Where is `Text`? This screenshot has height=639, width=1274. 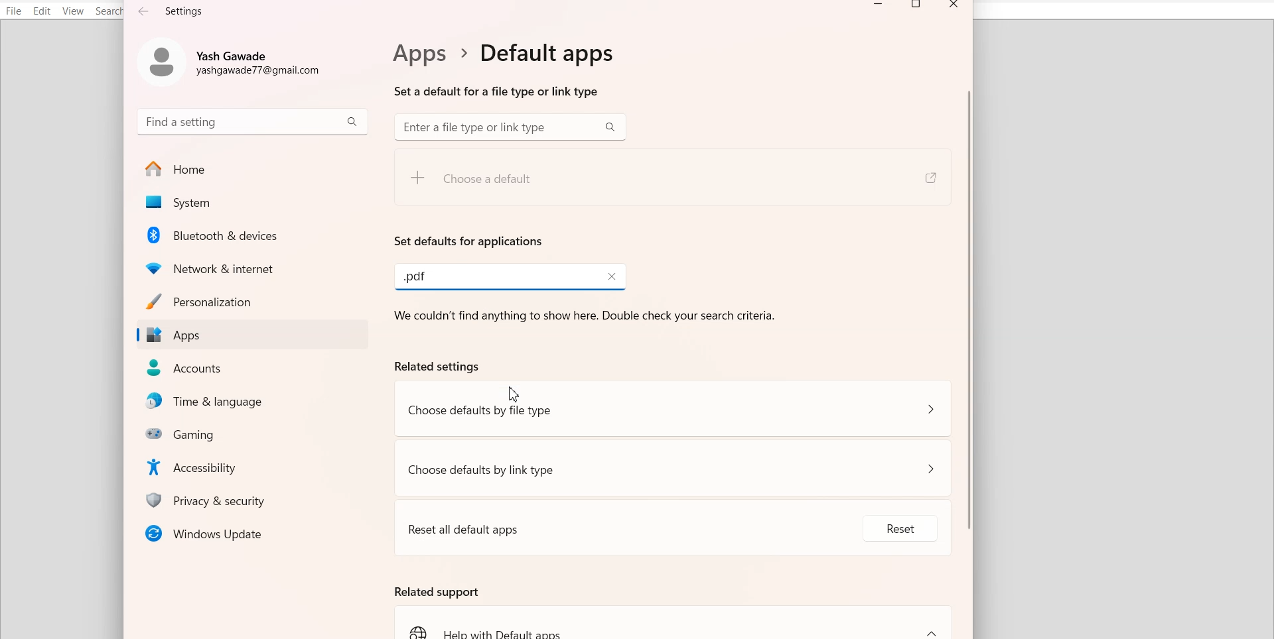 Text is located at coordinates (415, 276).